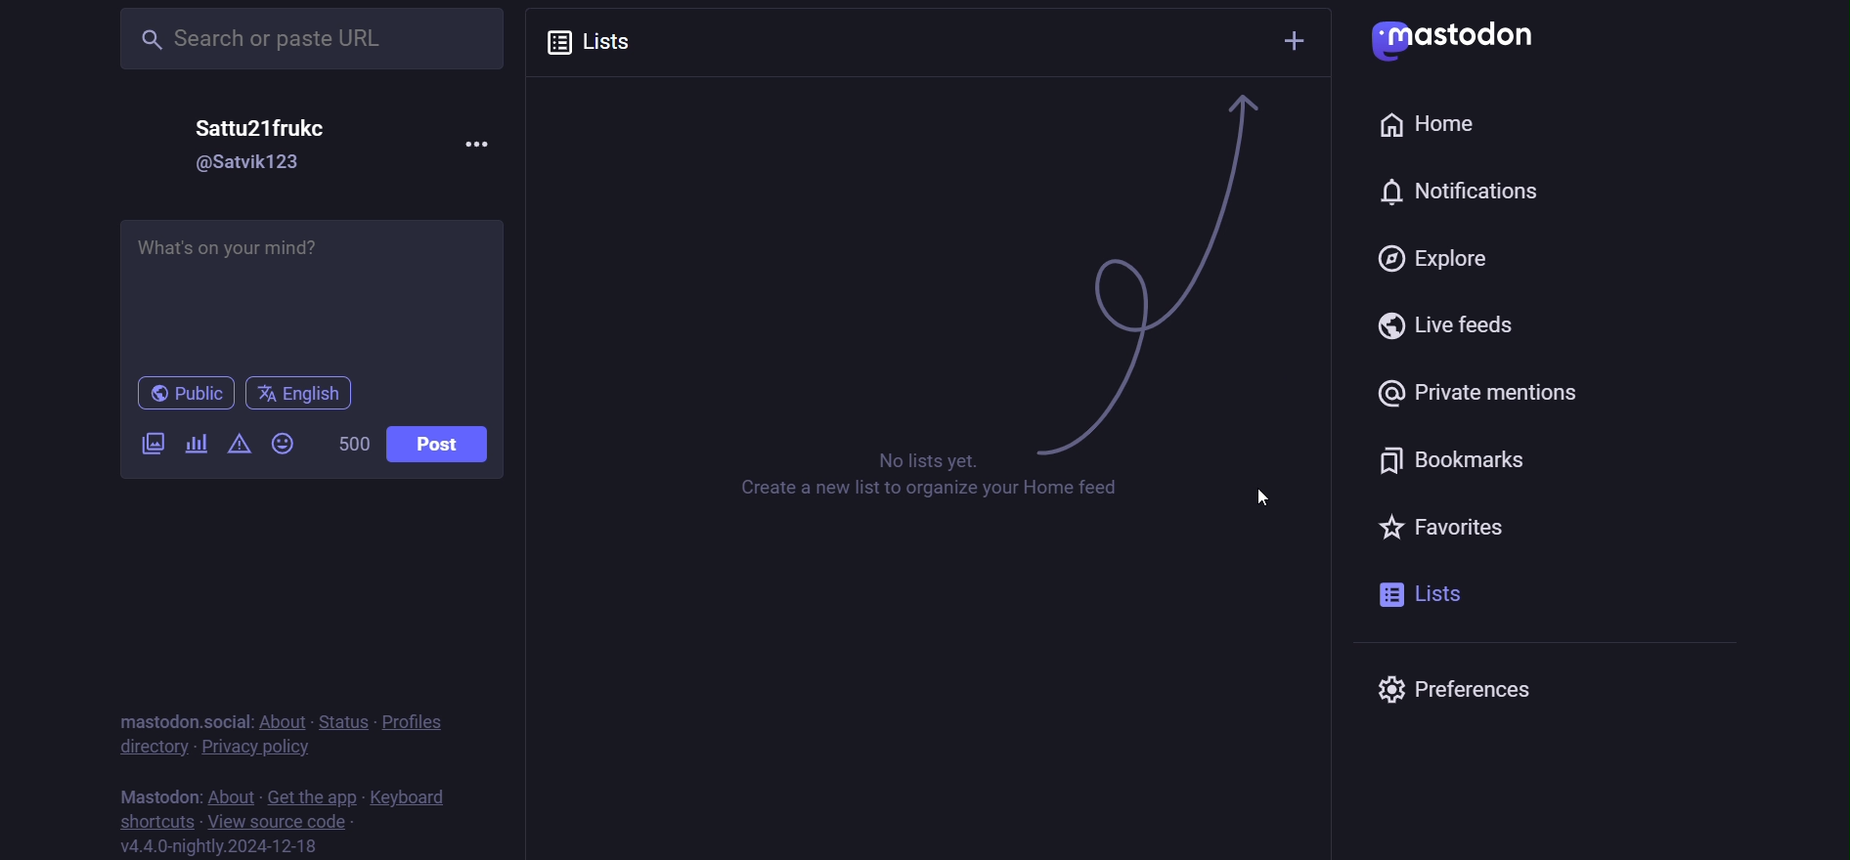 Image resolution: width=1850 pixels, height=860 pixels. Describe the element at coordinates (338, 717) in the screenshot. I see `status` at that location.